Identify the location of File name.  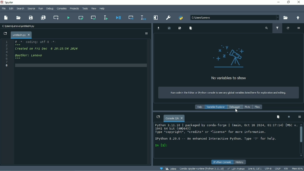
(21, 35).